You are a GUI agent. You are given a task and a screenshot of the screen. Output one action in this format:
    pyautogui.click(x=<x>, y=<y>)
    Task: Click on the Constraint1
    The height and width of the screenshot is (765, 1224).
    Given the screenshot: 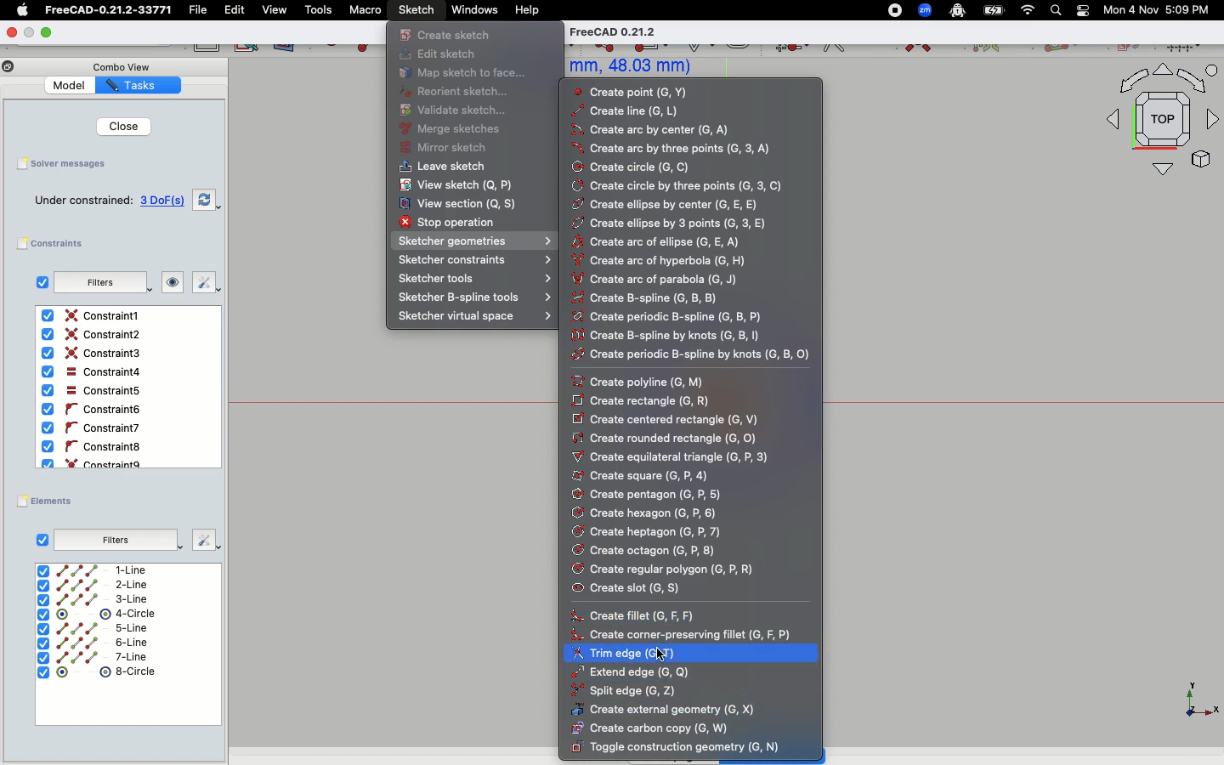 What is the action you would take?
    pyautogui.click(x=93, y=316)
    